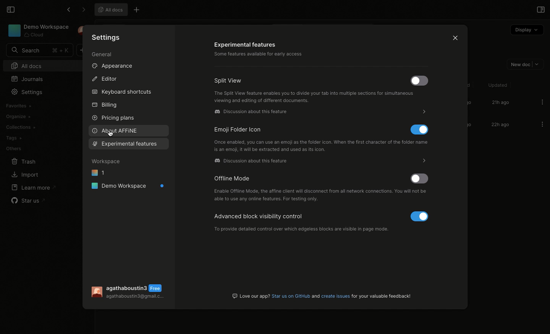 The width and height of the screenshot is (550, 334). I want to click on Keyboard shortcuts, so click(122, 93).